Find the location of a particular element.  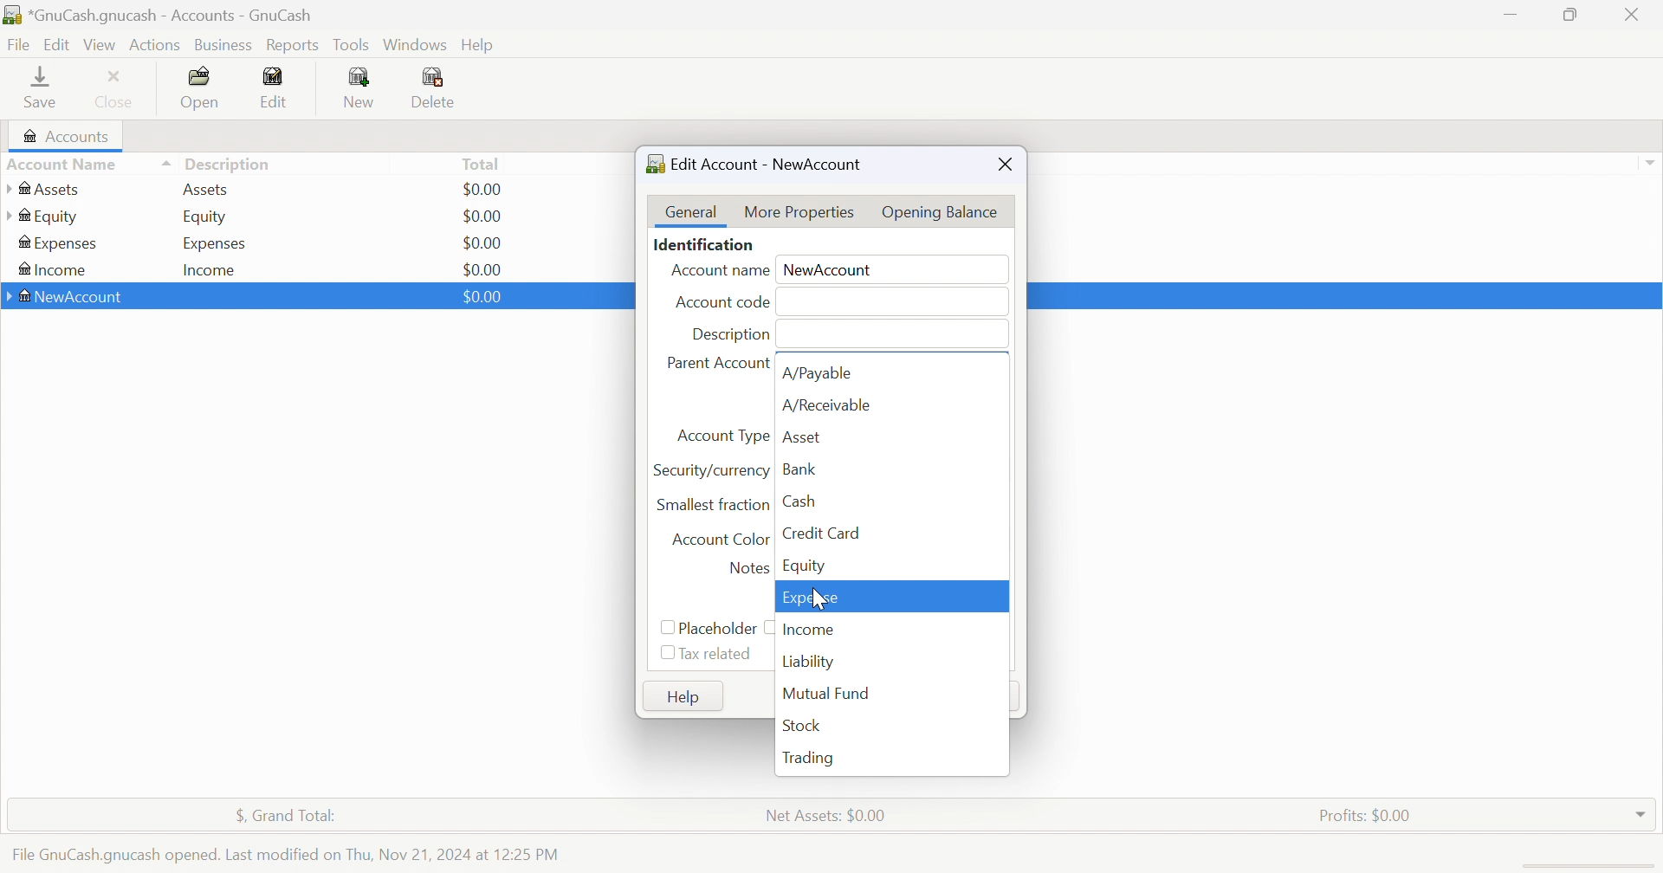

Edit Account - NewAccount is located at coordinates (755, 164).